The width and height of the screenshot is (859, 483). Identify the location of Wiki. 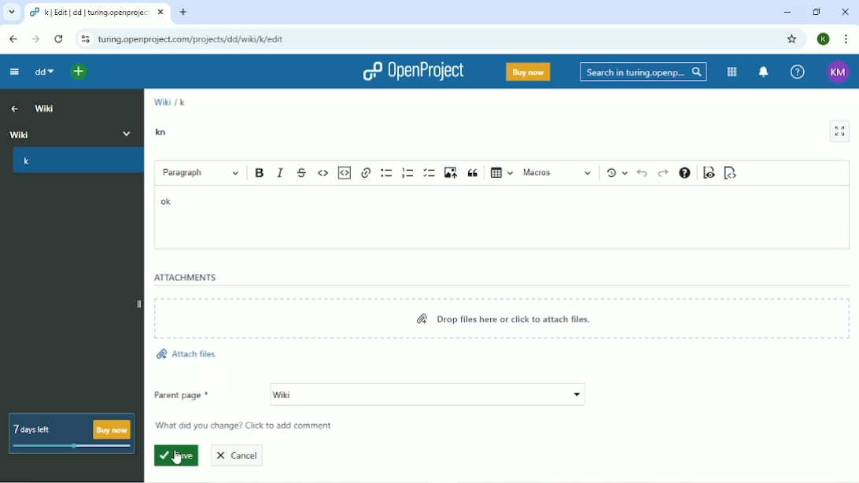
(427, 395).